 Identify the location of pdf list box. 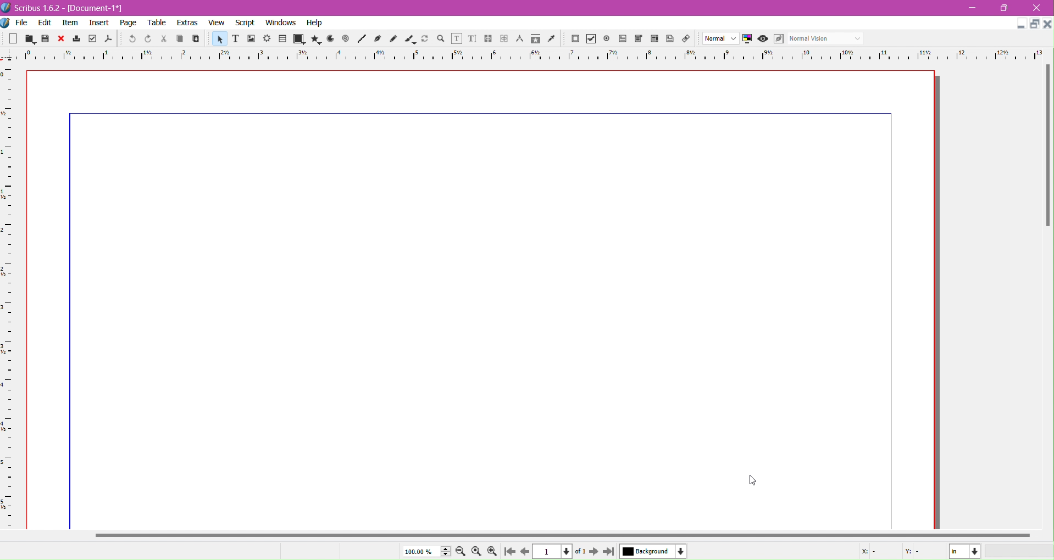
(639, 39).